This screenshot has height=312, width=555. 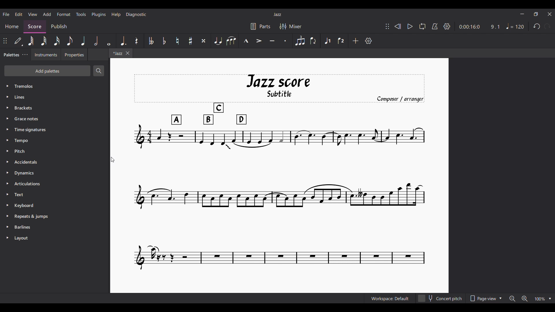 What do you see at coordinates (44, 41) in the screenshot?
I see `32nd note` at bounding box center [44, 41].